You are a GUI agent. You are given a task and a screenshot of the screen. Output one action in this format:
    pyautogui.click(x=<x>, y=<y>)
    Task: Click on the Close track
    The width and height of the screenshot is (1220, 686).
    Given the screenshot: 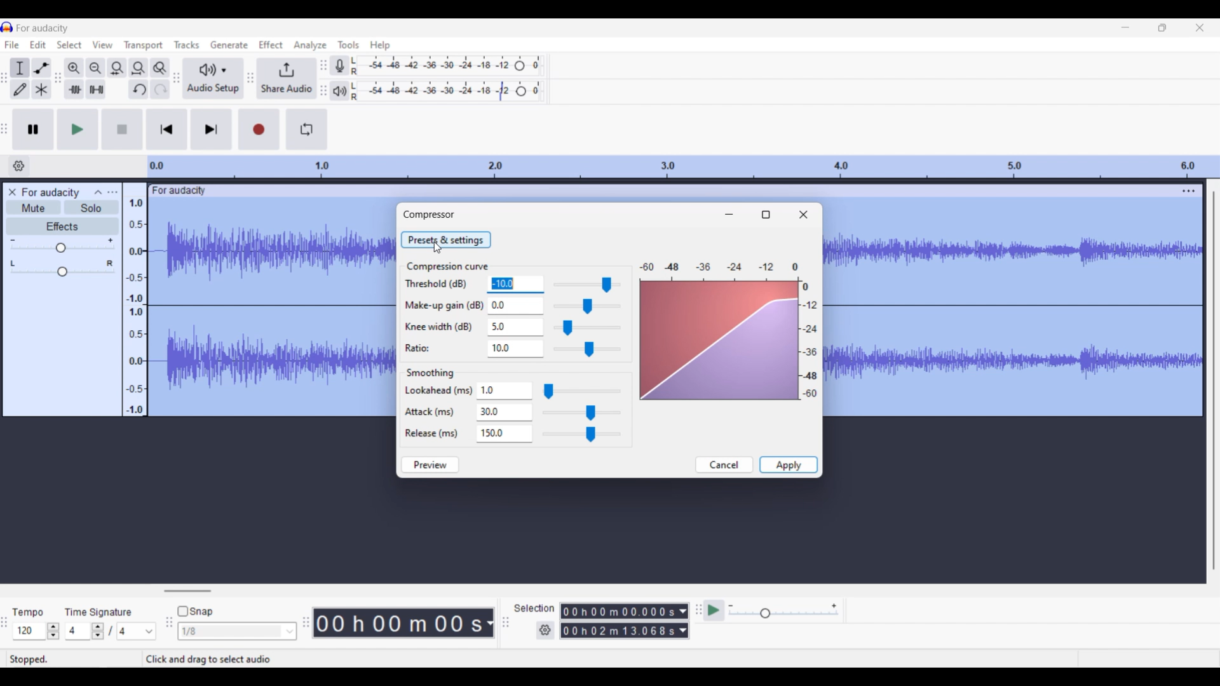 What is the action you would take?
    pyautogui.click(x=11, y=192)
    